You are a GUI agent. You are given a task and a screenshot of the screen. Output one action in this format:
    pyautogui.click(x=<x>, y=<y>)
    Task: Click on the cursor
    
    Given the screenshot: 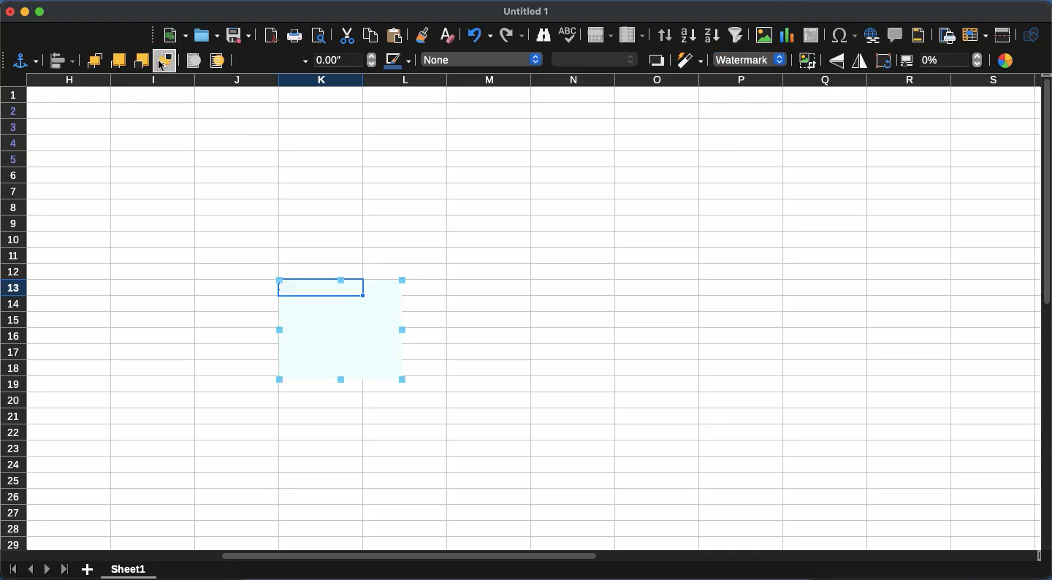 What is the action you would take?
    pyautogui.click(x=163, y=69)
    